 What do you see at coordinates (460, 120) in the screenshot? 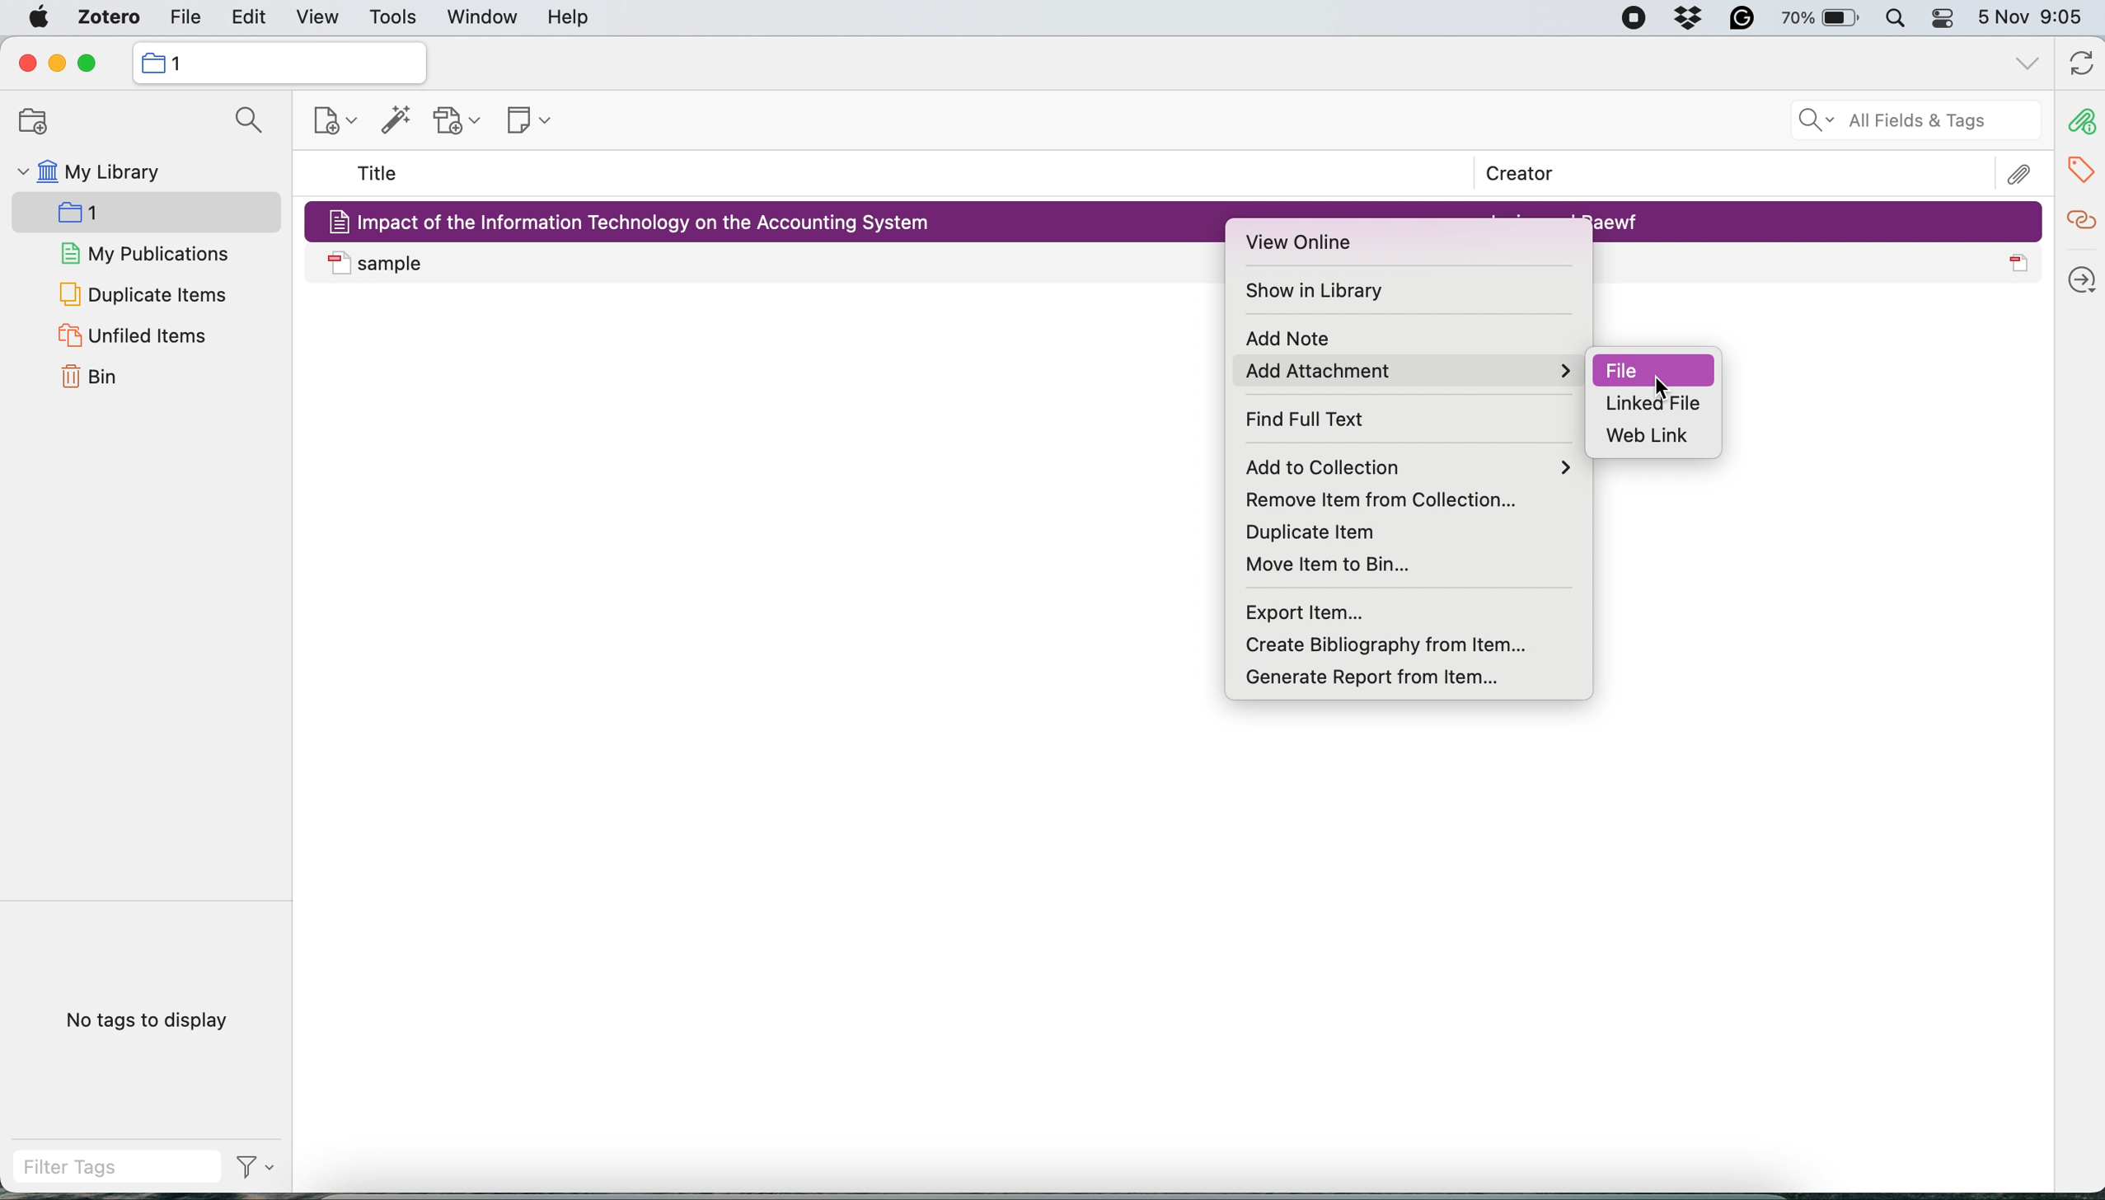
I see `new attachment` at bounding box center [460, 120].